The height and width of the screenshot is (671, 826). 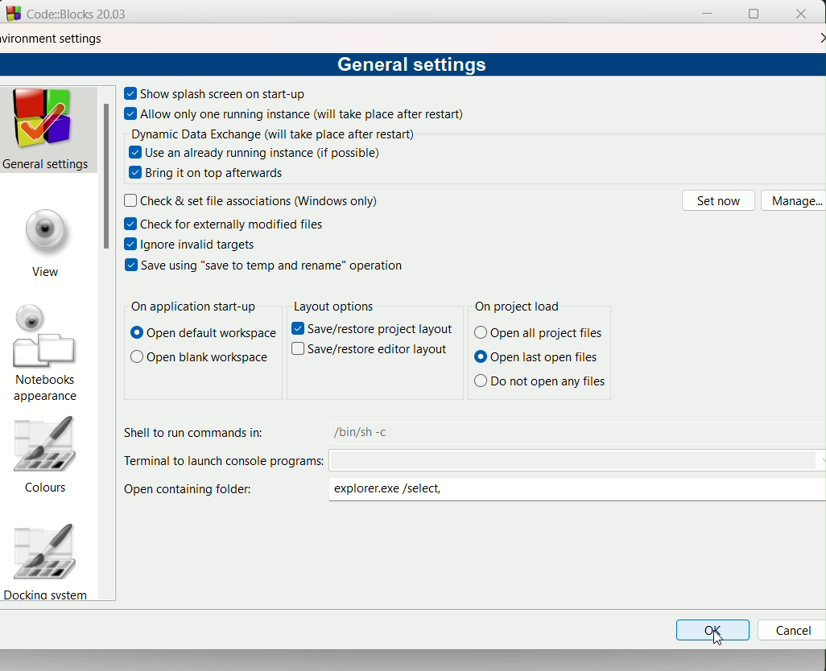 What do you see at coordinates (273, 265) in the screenshot?
I see `text` at bounding box center [273, 265].